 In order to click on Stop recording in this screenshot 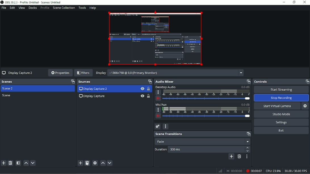, I will do `click(234, 171)`.